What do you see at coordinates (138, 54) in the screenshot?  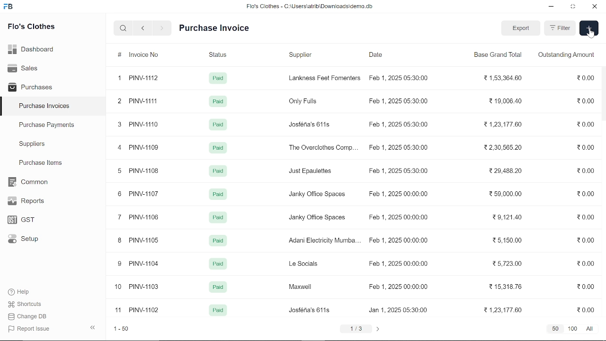 I see `Invoice No` at bounding box center [138, 54].